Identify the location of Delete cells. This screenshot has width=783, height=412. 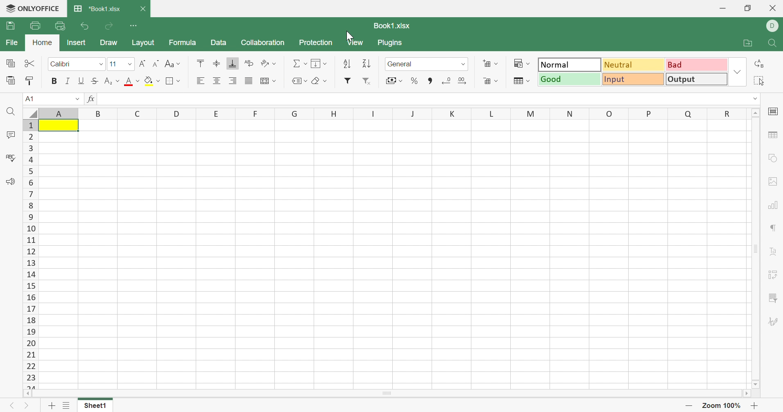
(489, 80).